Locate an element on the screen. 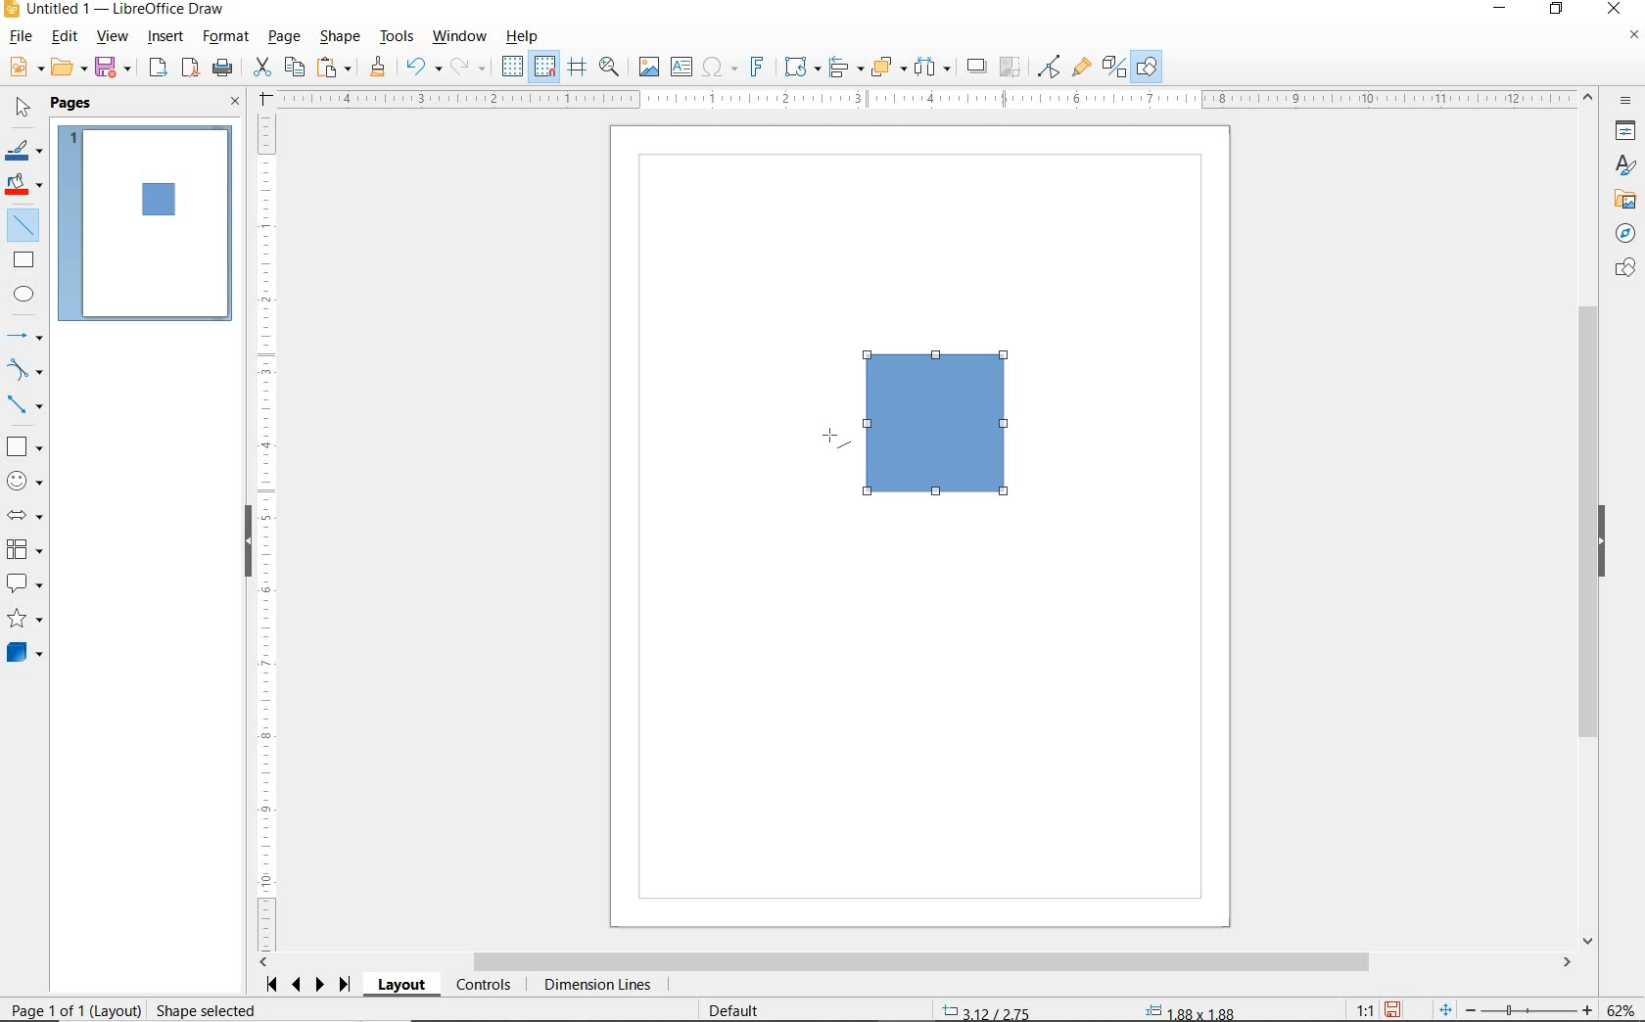 This screenshot has height=1022, width=1645. PAGES is located at coordinates (73, 105).